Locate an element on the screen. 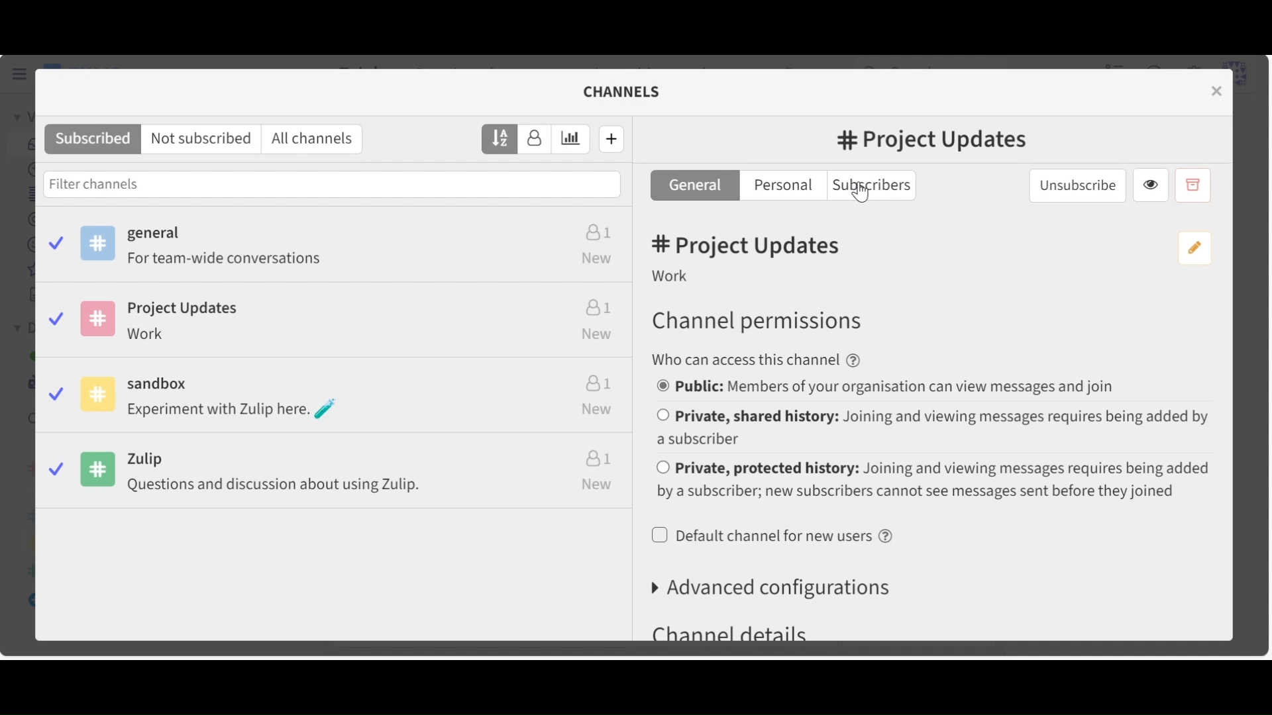  General is located at coordinates (335, 243).